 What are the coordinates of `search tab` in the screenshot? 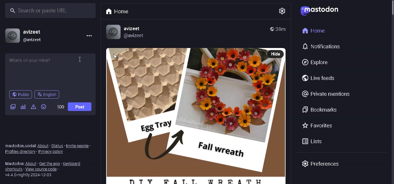 It's located at (48, 11).